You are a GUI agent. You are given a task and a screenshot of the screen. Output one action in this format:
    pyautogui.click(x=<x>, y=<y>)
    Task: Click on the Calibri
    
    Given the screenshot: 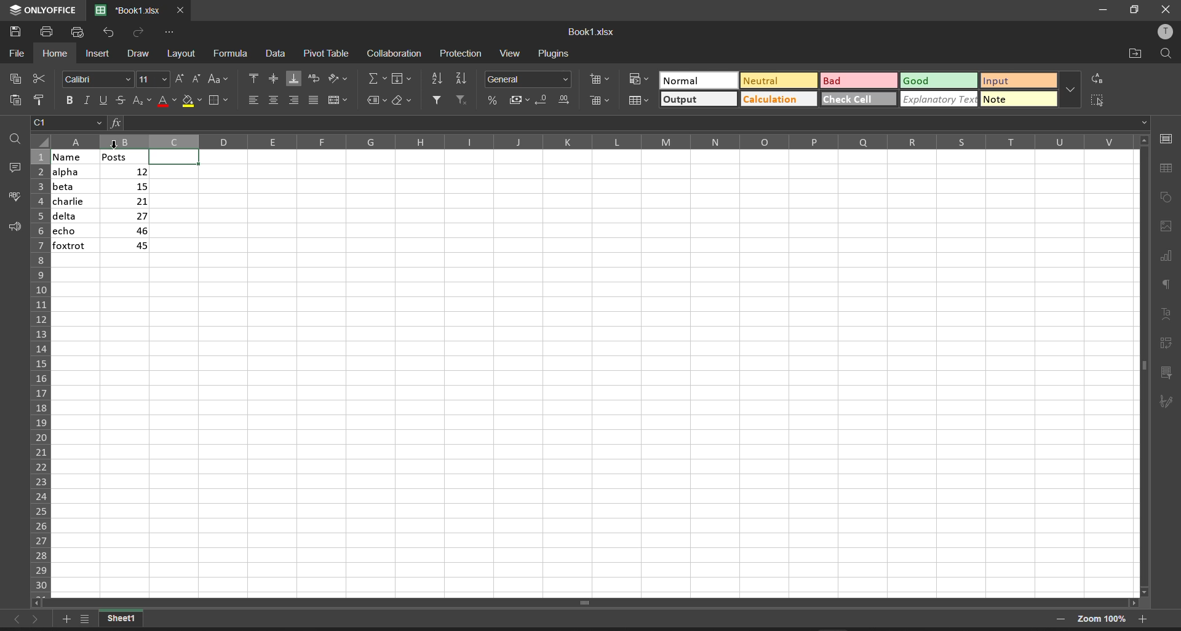 What is the action you would take?
    pyautogui.click(x=96, y=79)
    